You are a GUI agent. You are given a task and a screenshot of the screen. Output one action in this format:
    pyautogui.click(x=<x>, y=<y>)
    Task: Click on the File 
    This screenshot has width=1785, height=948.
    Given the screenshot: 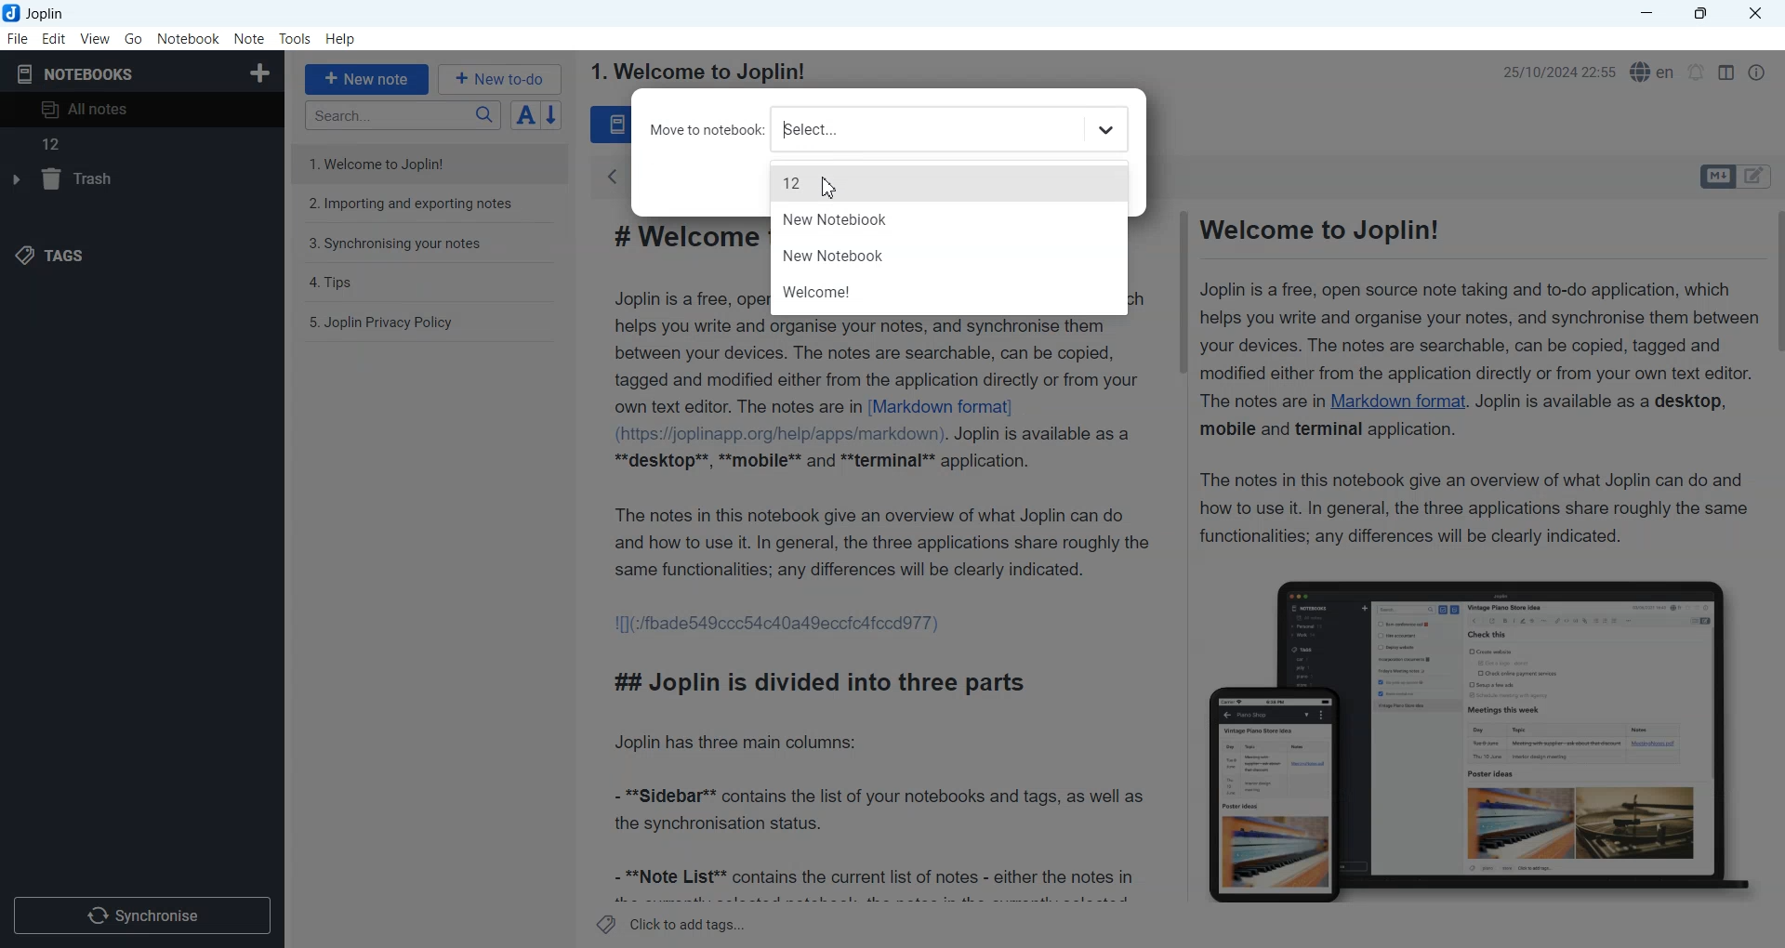 What is the action you would take?
    pyautogui.click(x=17, y=38)
    